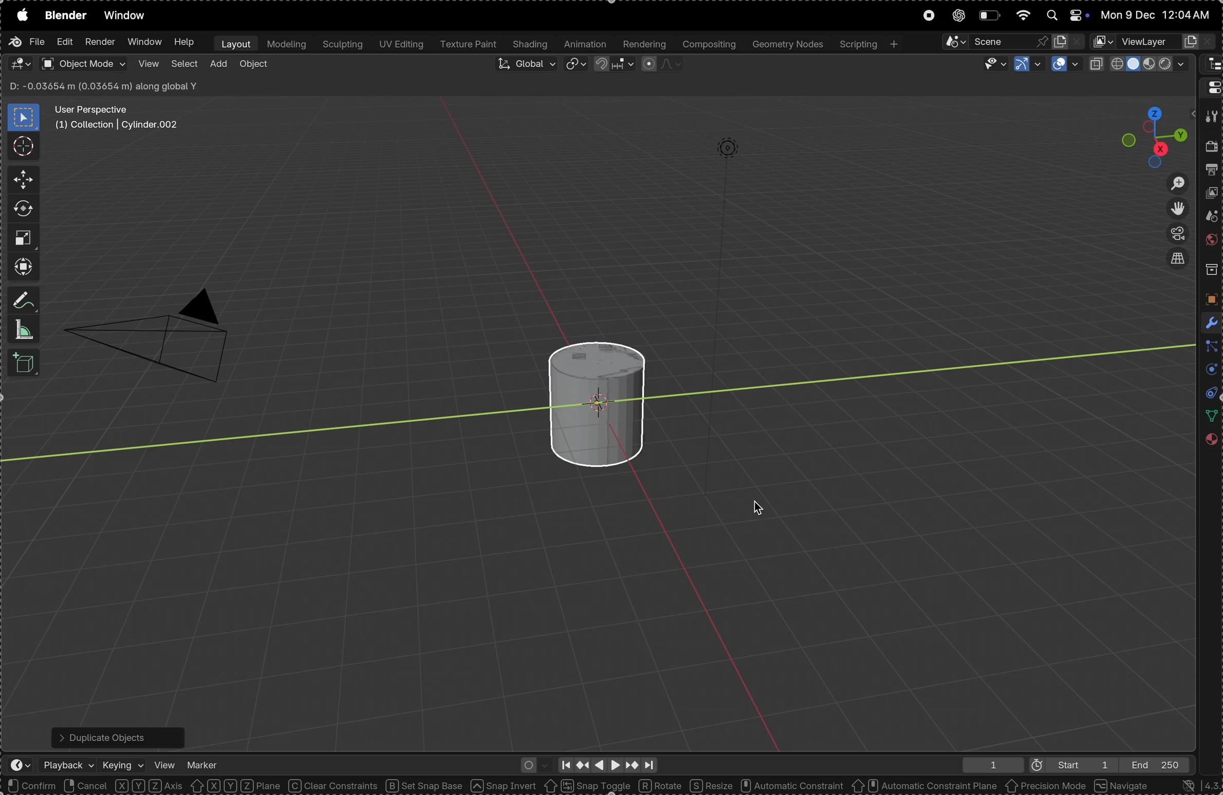 The image size is (1223, 795). I want to click on automatic constraint, so click(790, 786).